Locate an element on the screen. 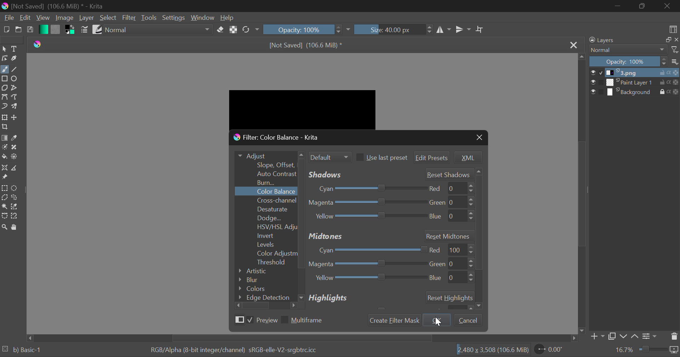 This screenshot has width=680, height=357. move down is located at coordinates (583, 330).